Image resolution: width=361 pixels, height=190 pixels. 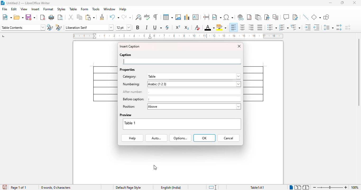 I want to click on underline, so click(x=157, y=27).